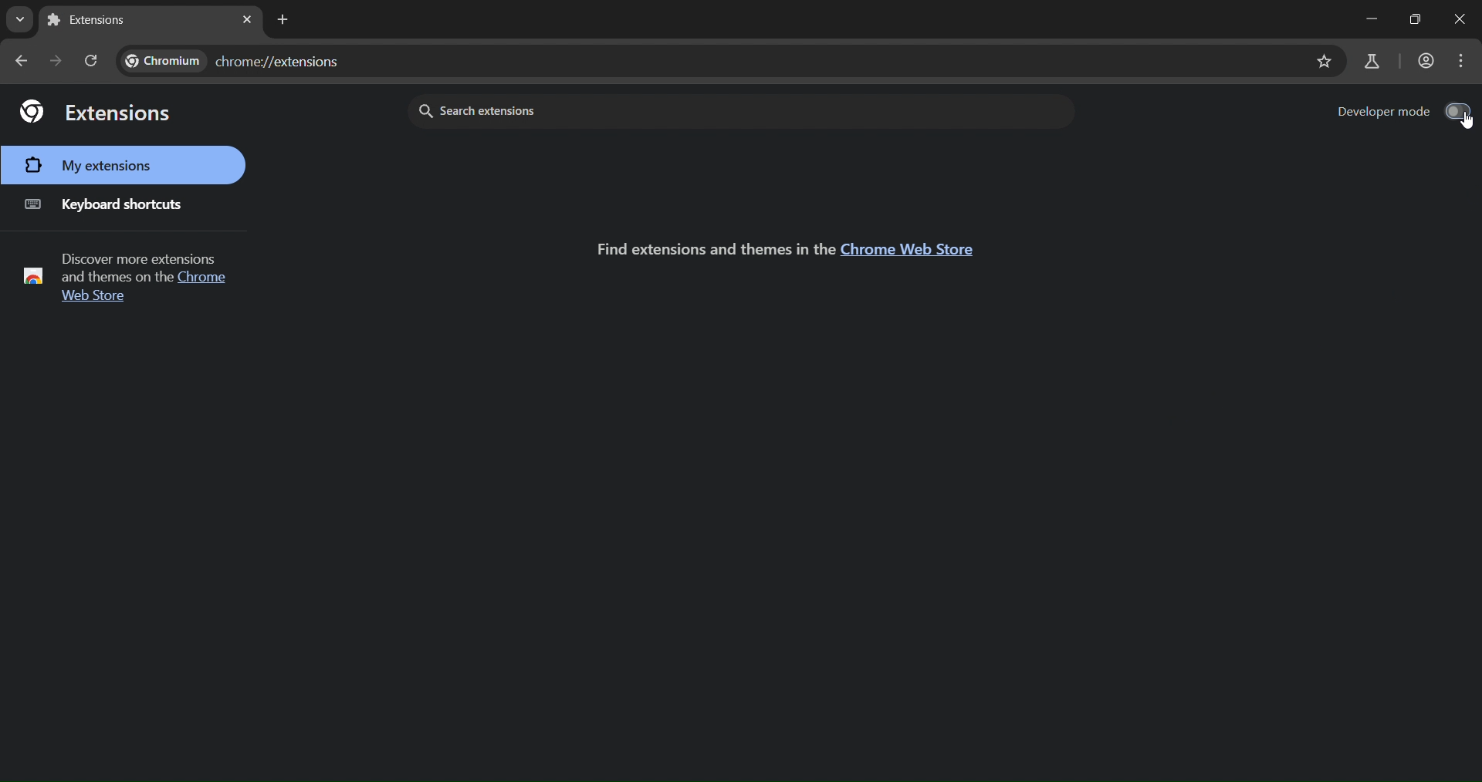 Image resolution: width=1482 pixels, height=782 pixels. Describe the element at coordinates (22, 62) in the screenshot. I see `go back one page` at that location.